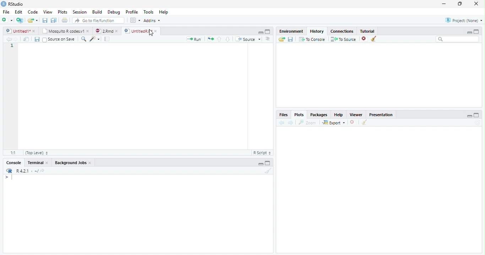  I want to click on Files, so click(283, 115).